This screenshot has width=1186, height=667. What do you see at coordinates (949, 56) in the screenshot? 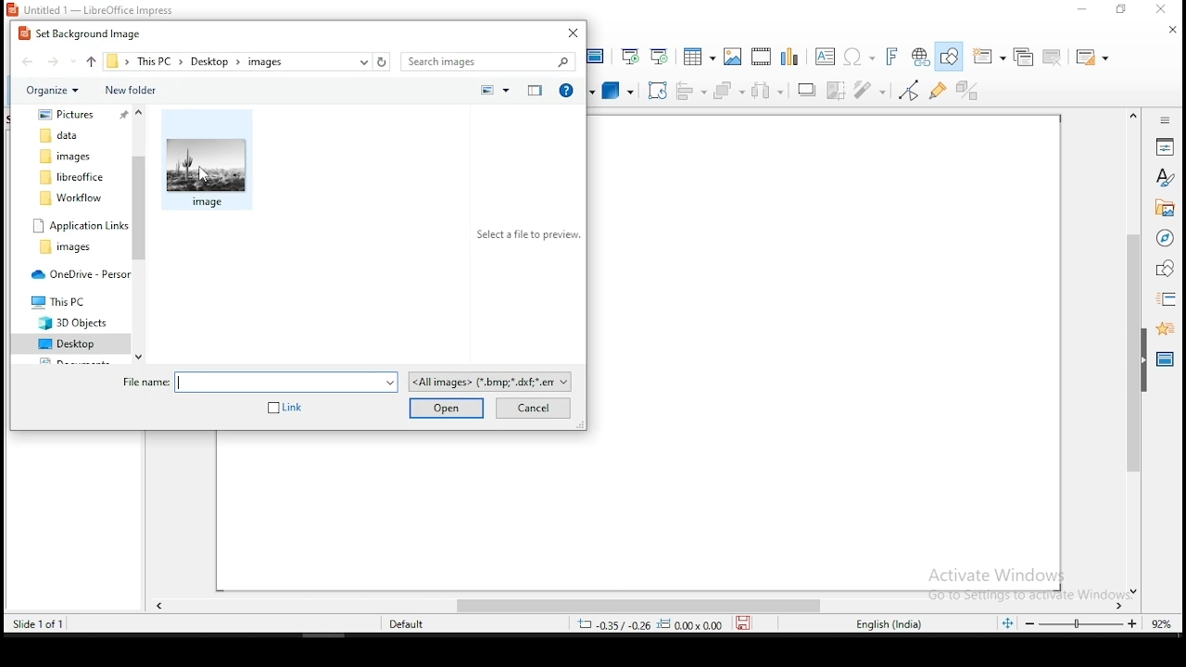
I see `show draw functions` at bounding box center [949, 56].